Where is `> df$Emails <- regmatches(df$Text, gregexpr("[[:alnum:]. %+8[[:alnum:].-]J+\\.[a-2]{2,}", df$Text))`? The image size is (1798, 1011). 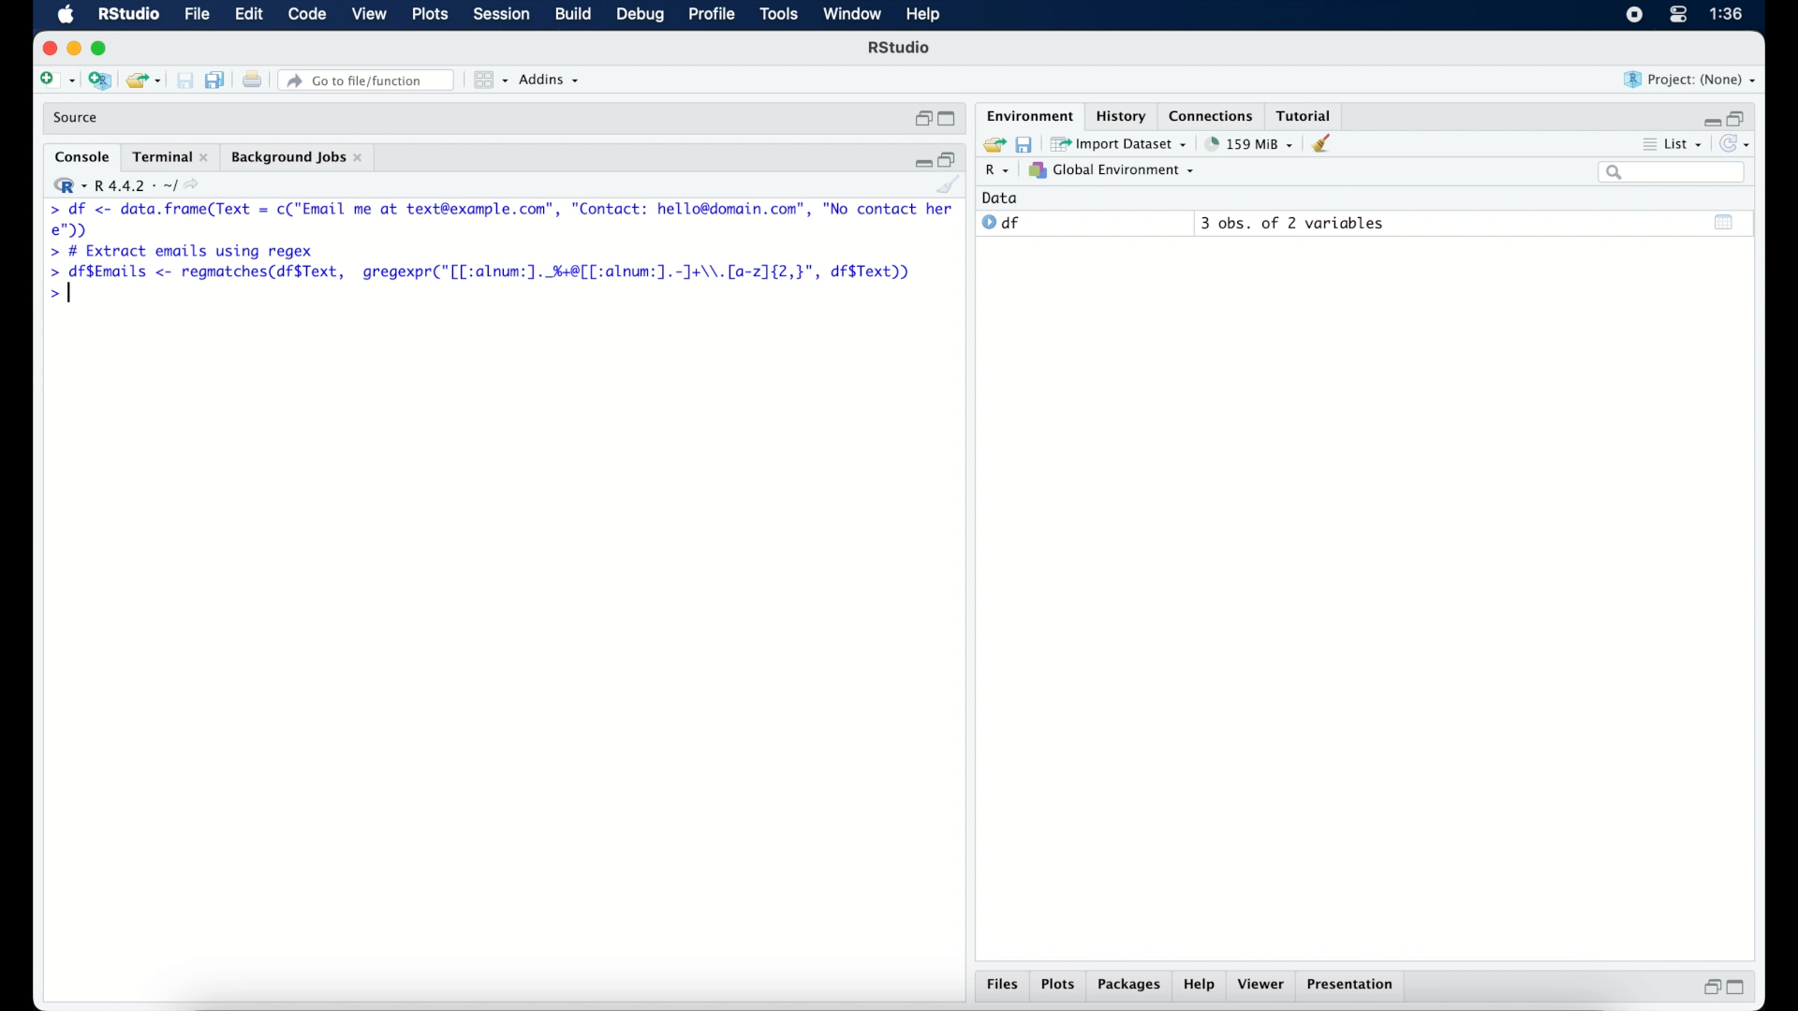 > df$Emails <- regmatches(df$Text, gregexpr("[[:alnum:]. %+8[[:alnum:].-]J+\\.[a-2]{2,}", df$Text)) is located at coordinates (490, 273).